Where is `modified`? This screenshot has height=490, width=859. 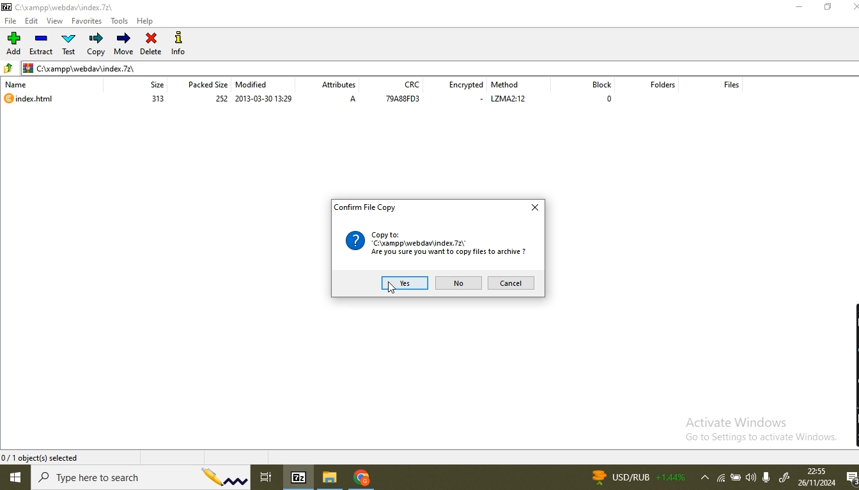 modified is located at coordinates (256, 84).